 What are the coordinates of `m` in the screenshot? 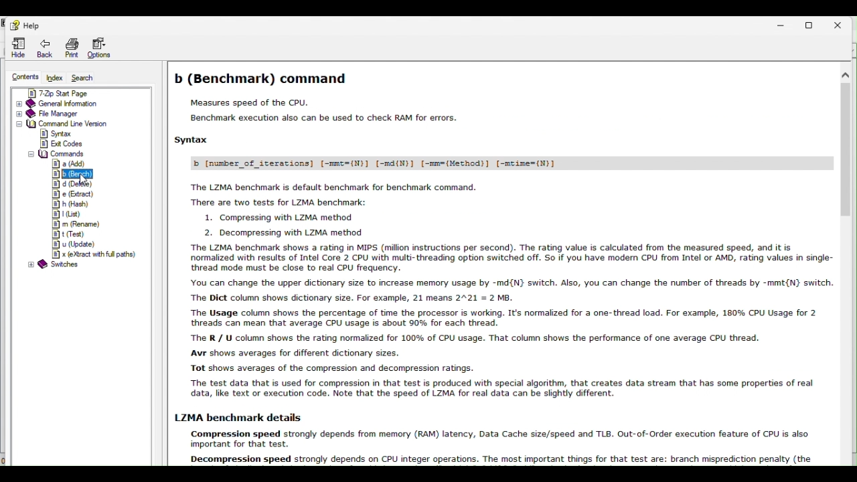 It's located at (78, 225).